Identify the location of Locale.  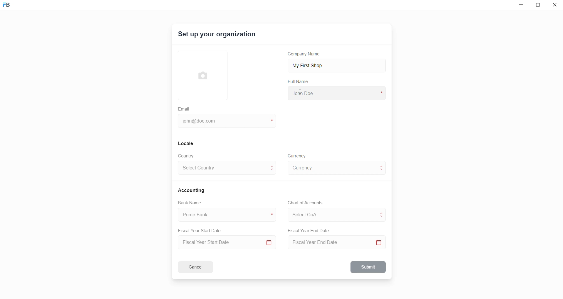
(186, 143).